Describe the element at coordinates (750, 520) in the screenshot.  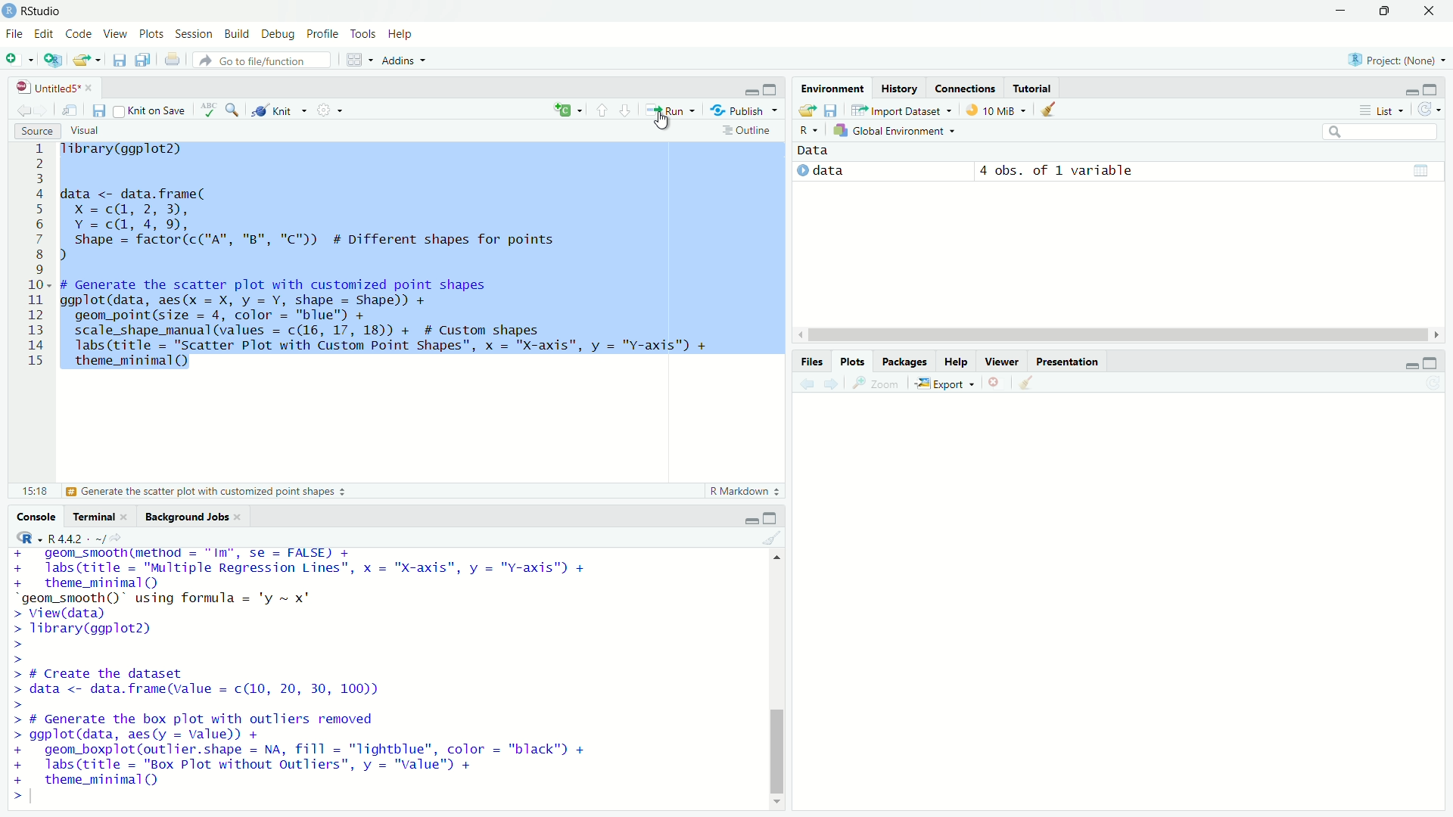
I see `minimize` at that location.